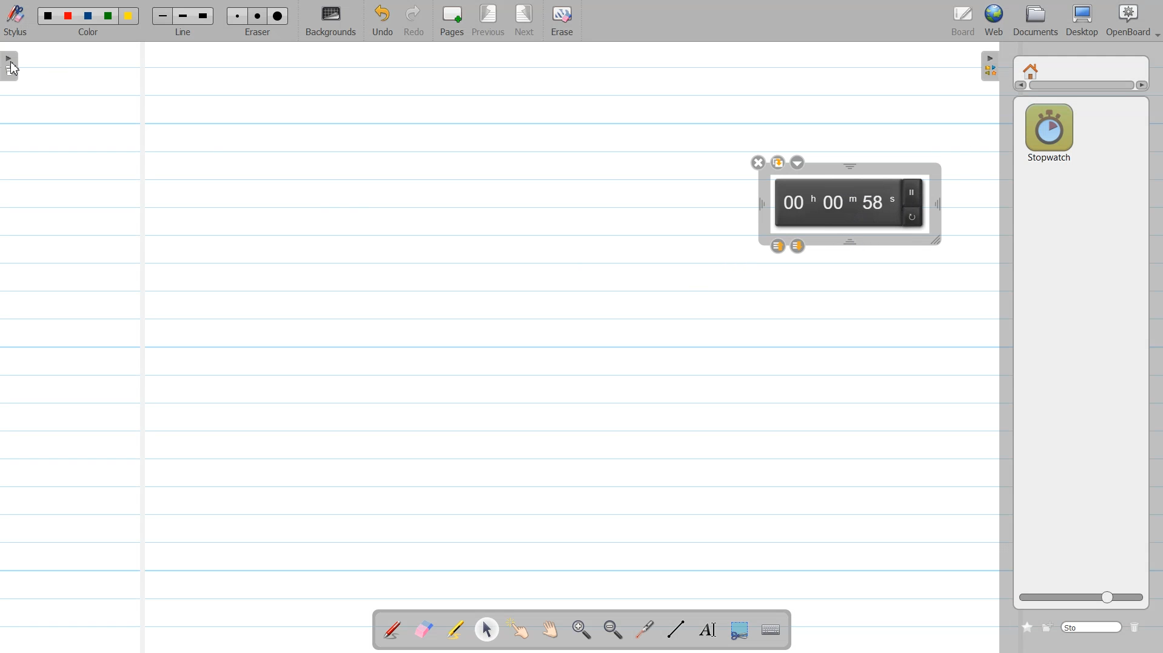 This screenshot has height=653, width=1163. Describe the element at coordinates (706, 630) in the screenshot. I see `Write Text` at that location.